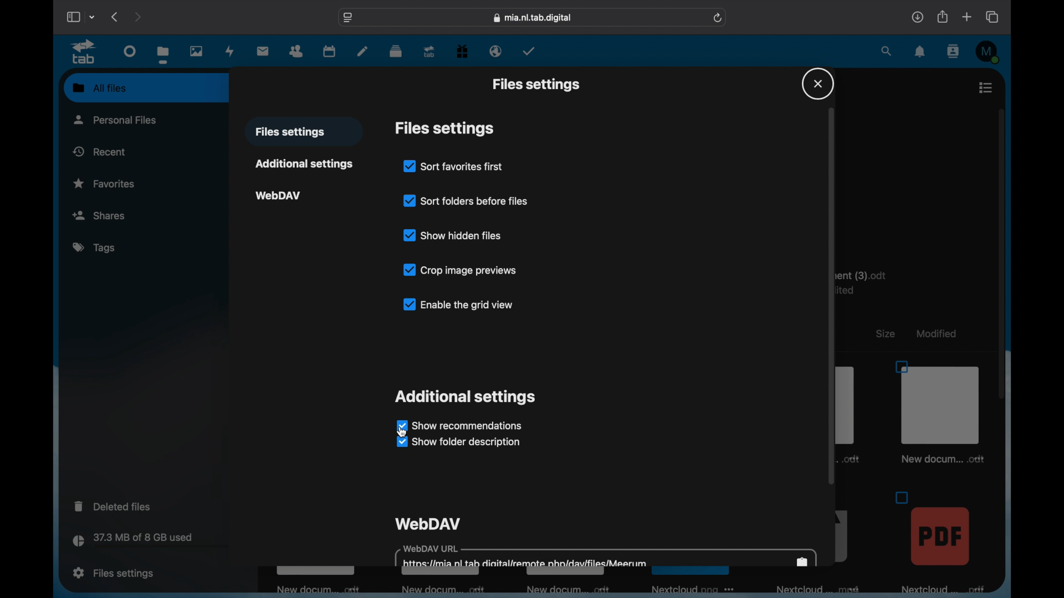 This screenshot has height=598, width=1064. Describe the element at coordinates (363, 50) in the screenshot. I see `notes` at that location.